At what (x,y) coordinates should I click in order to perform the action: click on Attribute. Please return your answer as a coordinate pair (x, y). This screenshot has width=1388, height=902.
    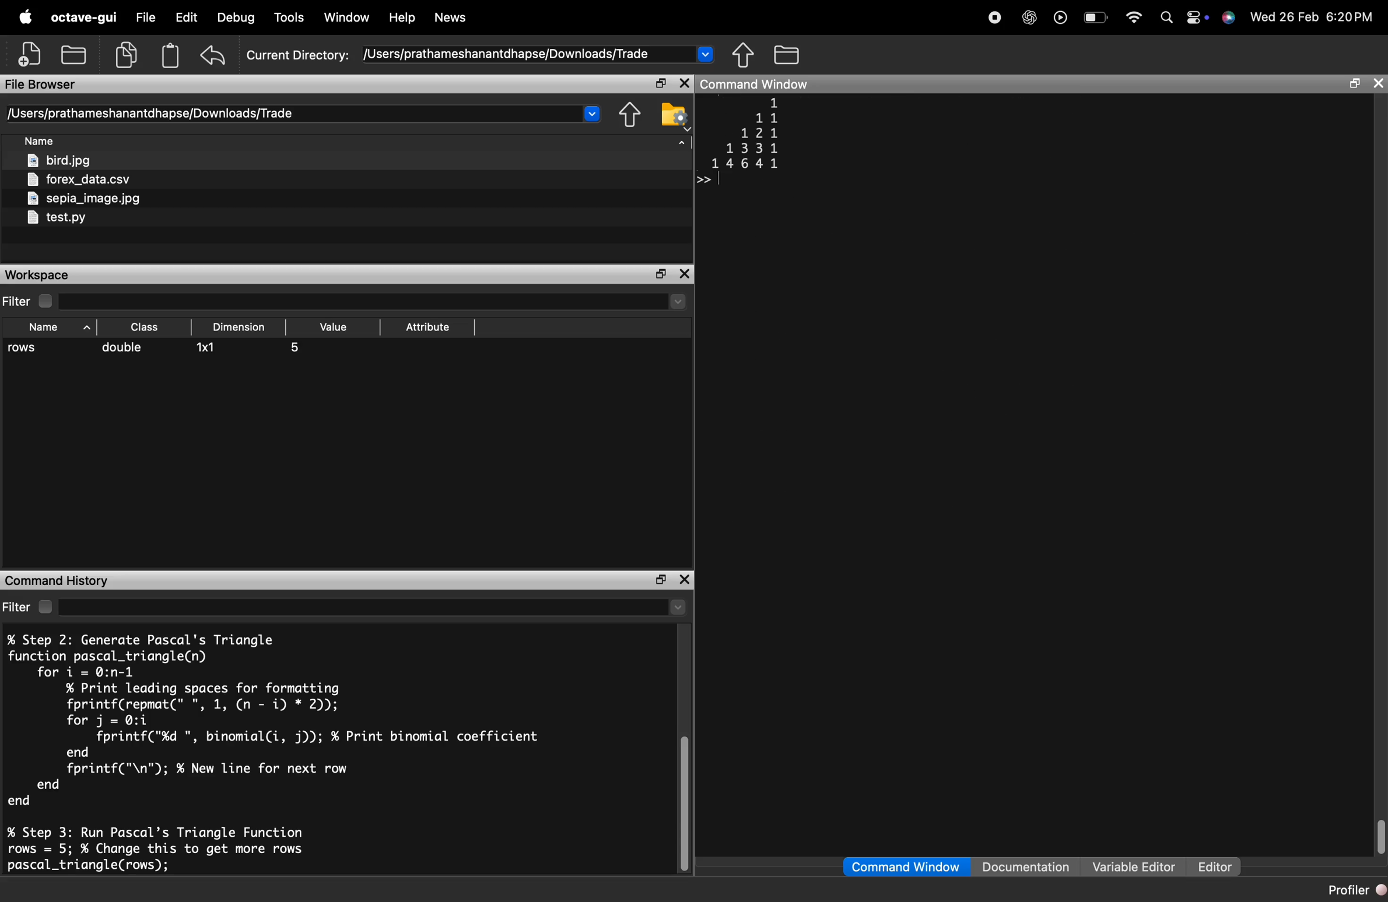
    Looking at the image, I should click on (429, 327).